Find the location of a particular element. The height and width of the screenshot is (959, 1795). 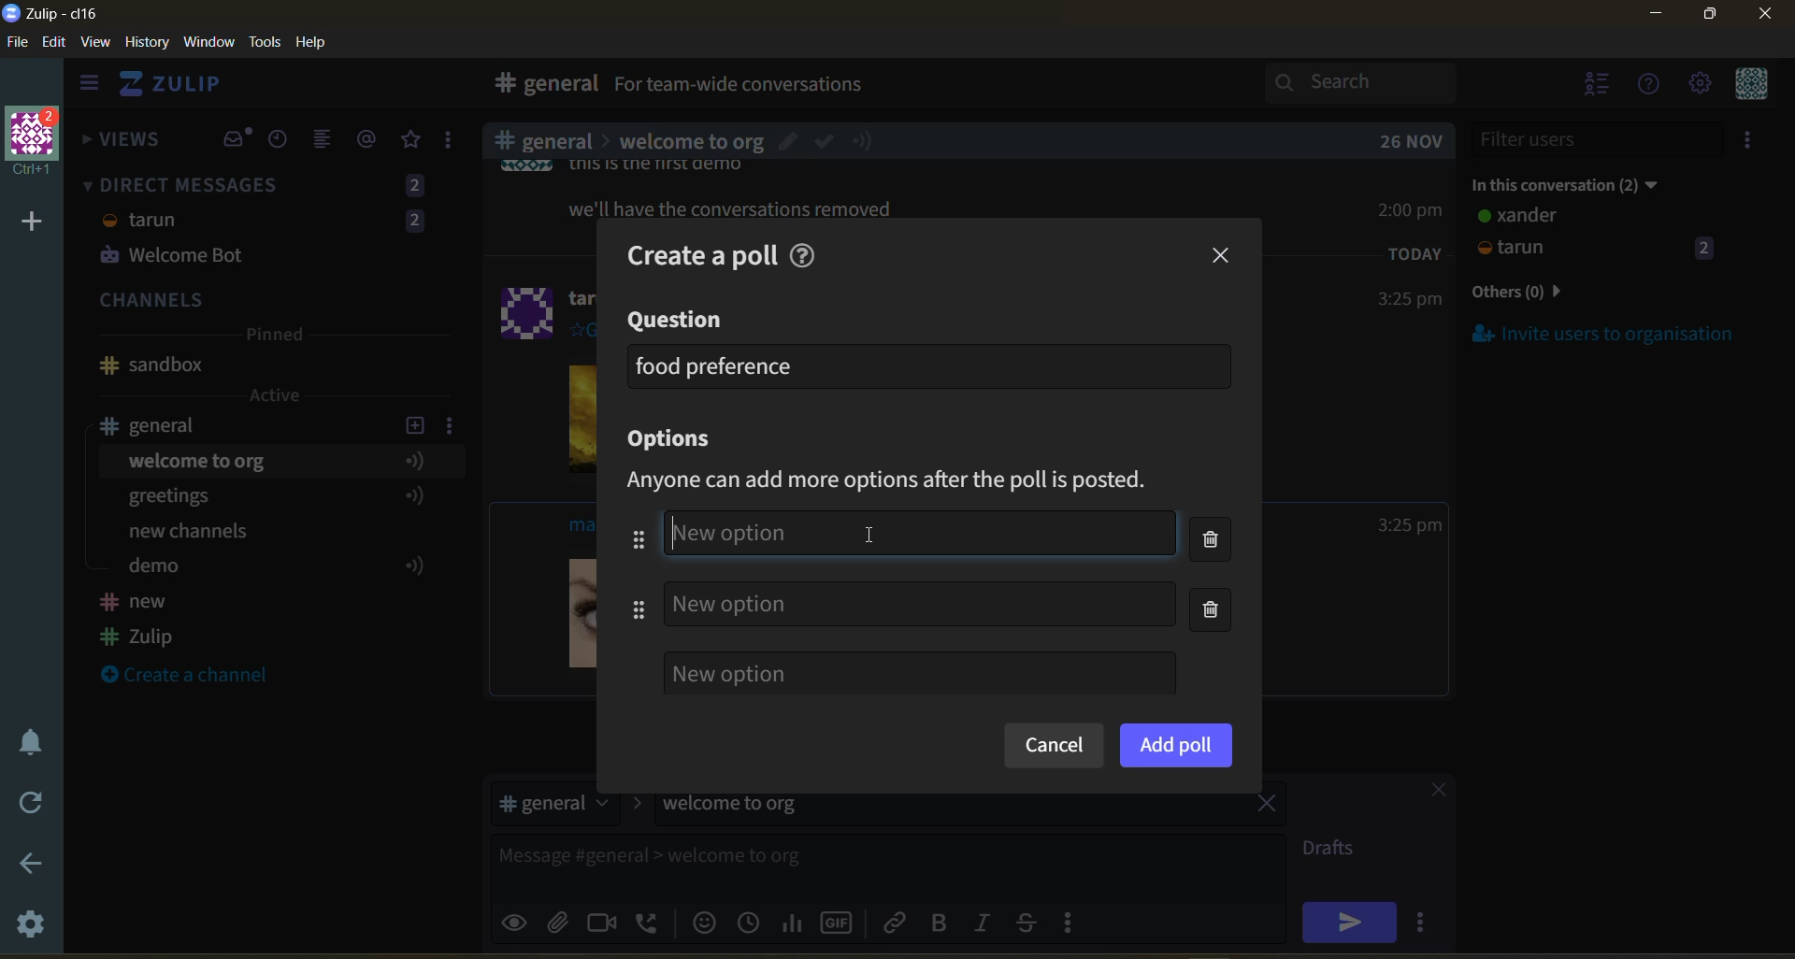

new option is located at coordinates (919, 673).